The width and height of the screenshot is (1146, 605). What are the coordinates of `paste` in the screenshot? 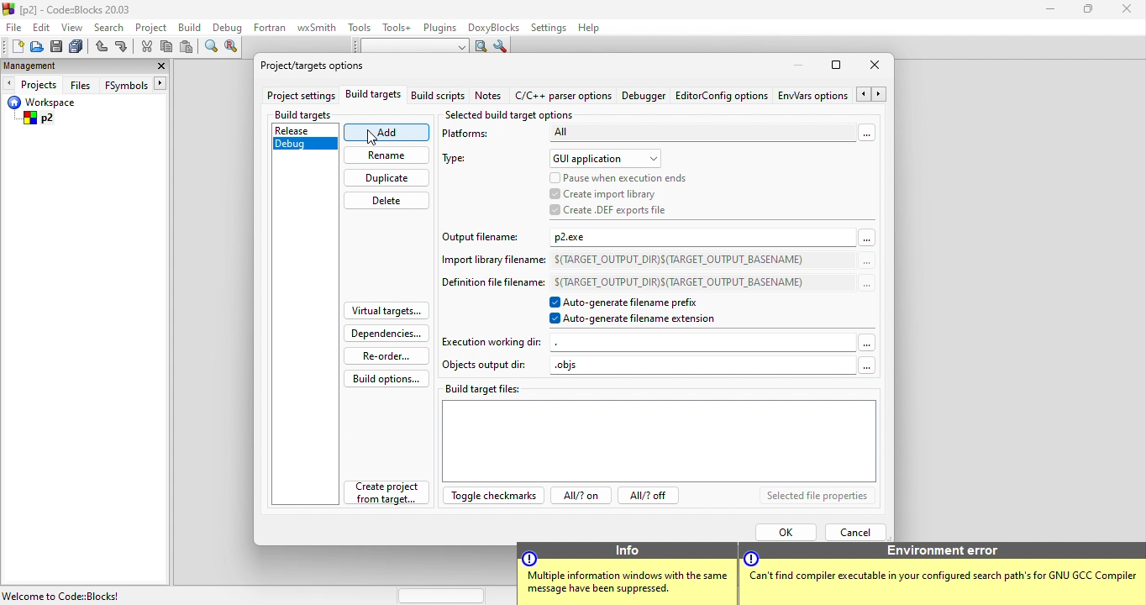 It's located at (189, 47).